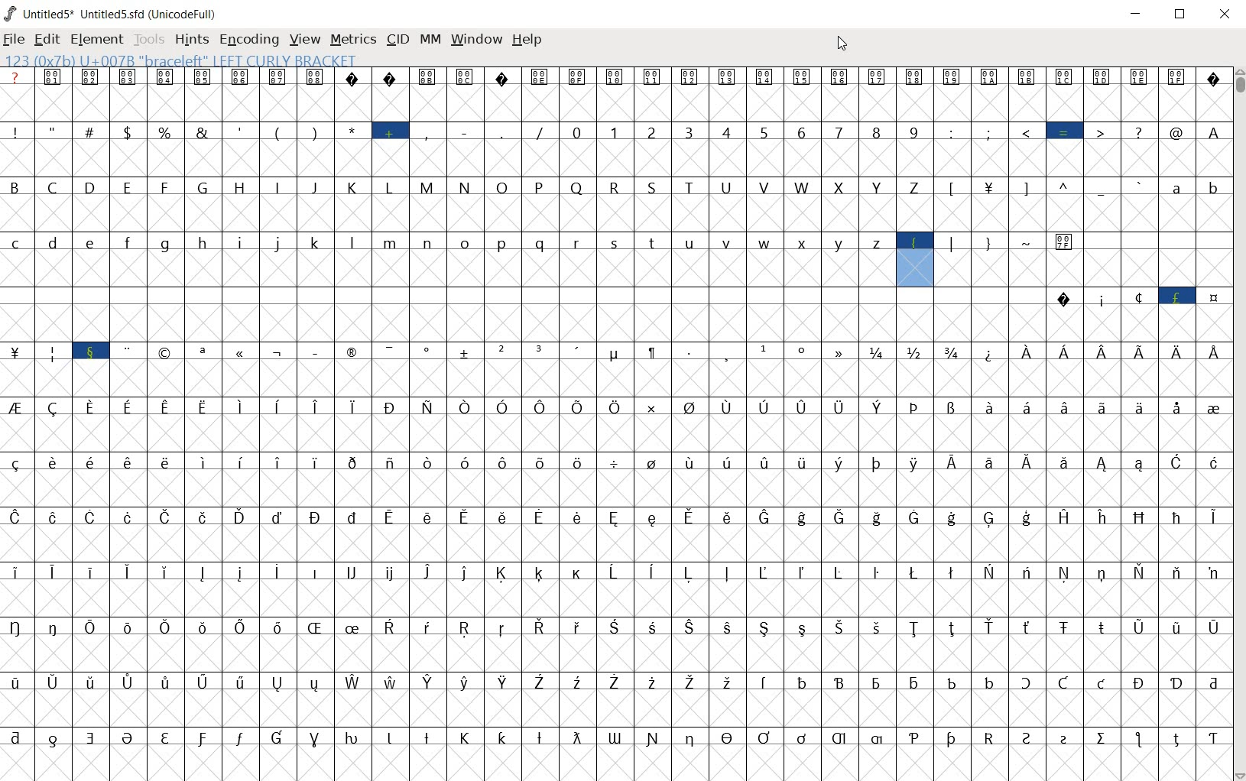  I want to click on HINTS, so click(191, 41).